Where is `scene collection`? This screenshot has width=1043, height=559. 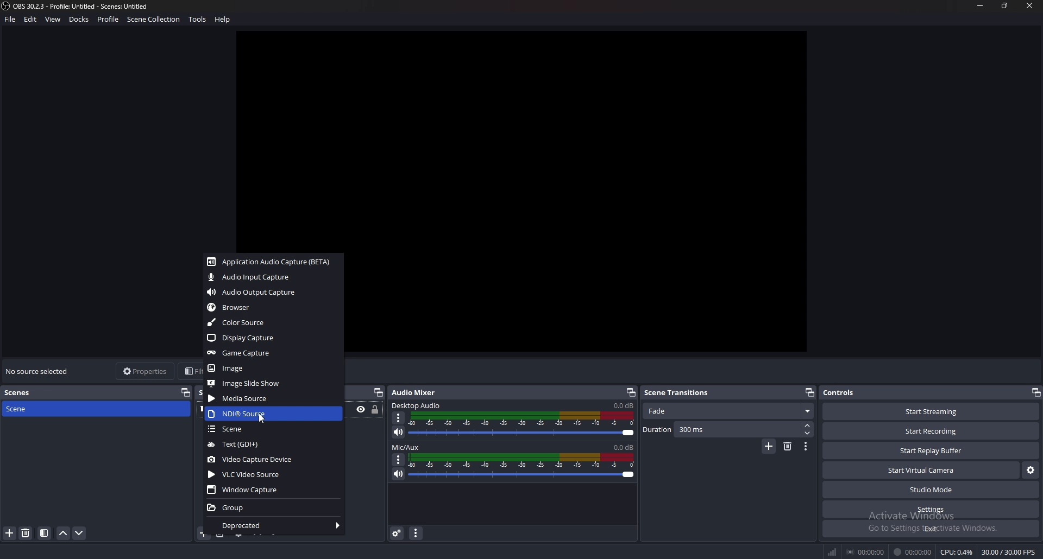
scene collection is located at coordinates (154, 18).